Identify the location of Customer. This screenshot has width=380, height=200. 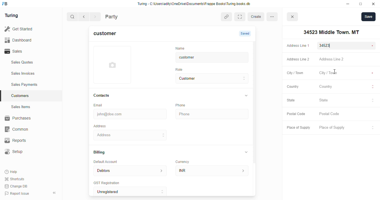
(208, 79).